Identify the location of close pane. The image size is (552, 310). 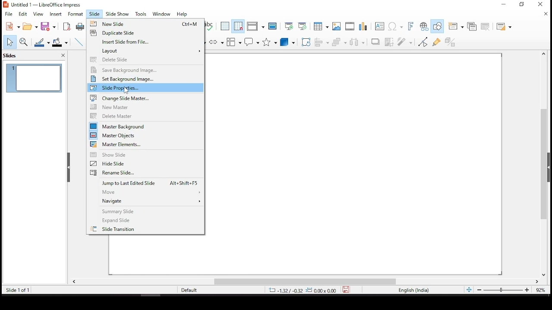
(69, 167).